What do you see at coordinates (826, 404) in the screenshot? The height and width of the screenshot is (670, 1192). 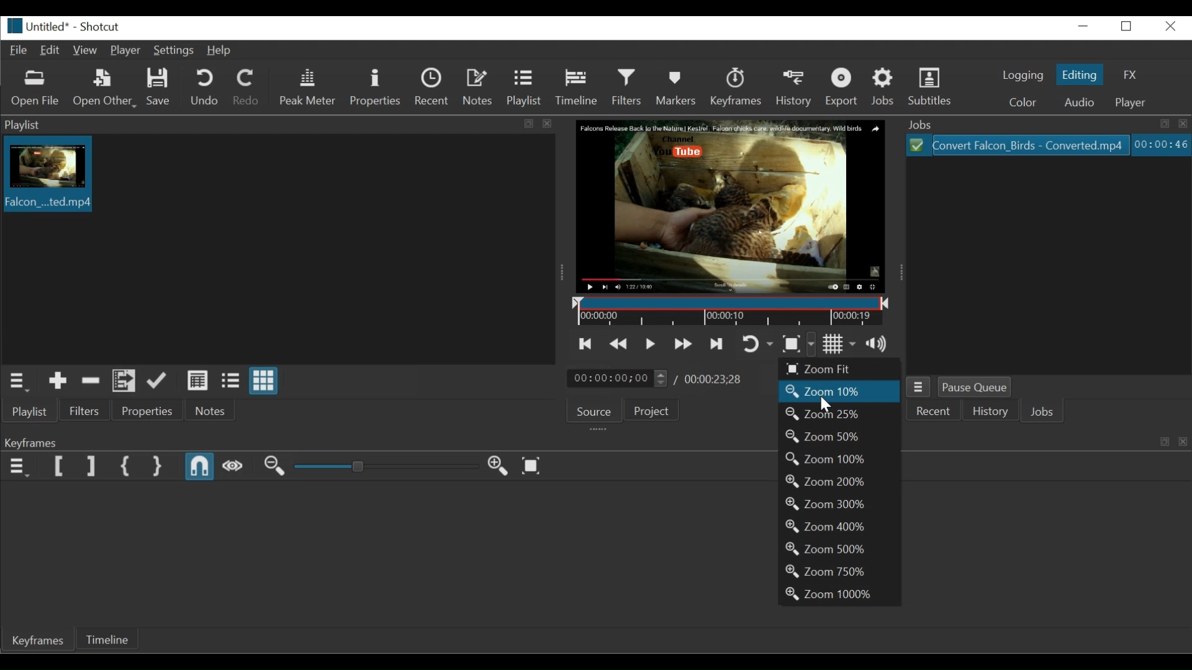 I see `Cursor` at bounding box center [826, 404].